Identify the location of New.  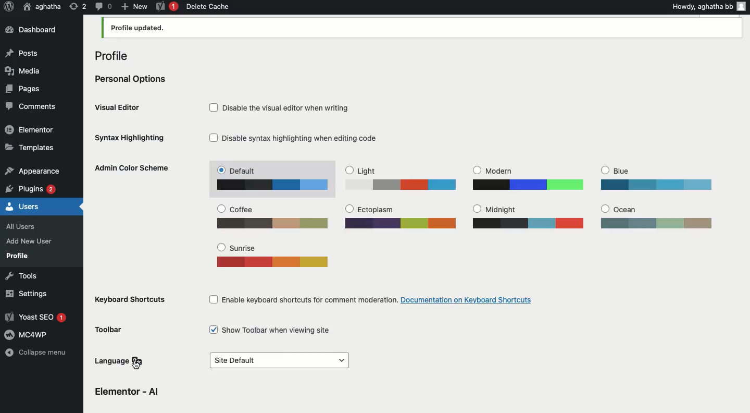
(134, 6).